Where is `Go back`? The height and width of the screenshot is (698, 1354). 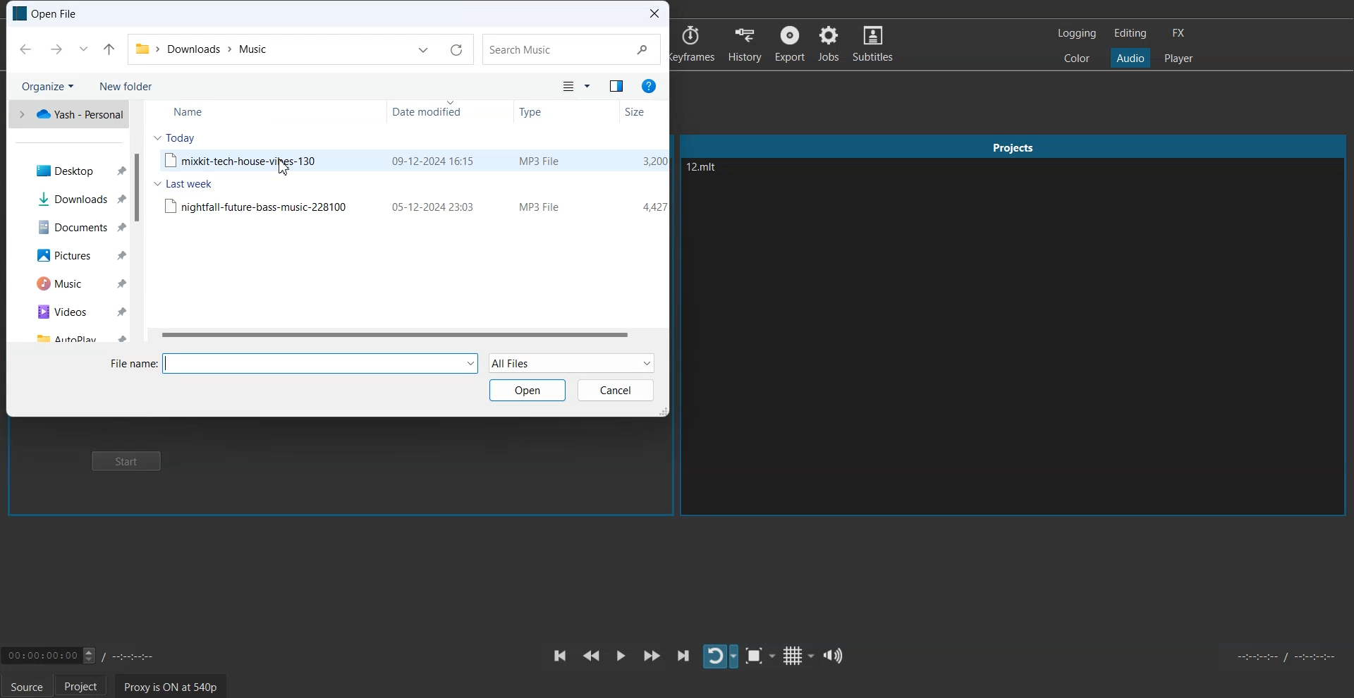
Go back is located at coordinates (25, 49).